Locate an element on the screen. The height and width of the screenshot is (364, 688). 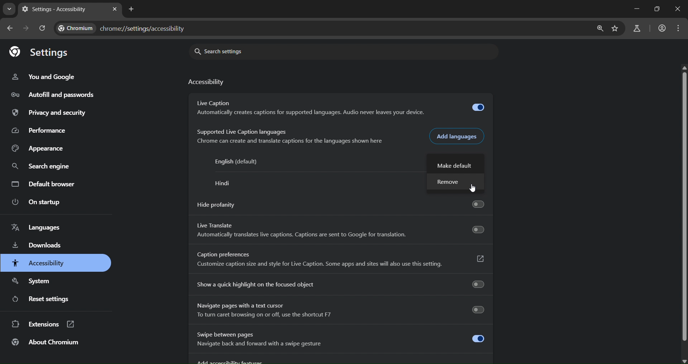
search settings is located at coordinates (253, 52).